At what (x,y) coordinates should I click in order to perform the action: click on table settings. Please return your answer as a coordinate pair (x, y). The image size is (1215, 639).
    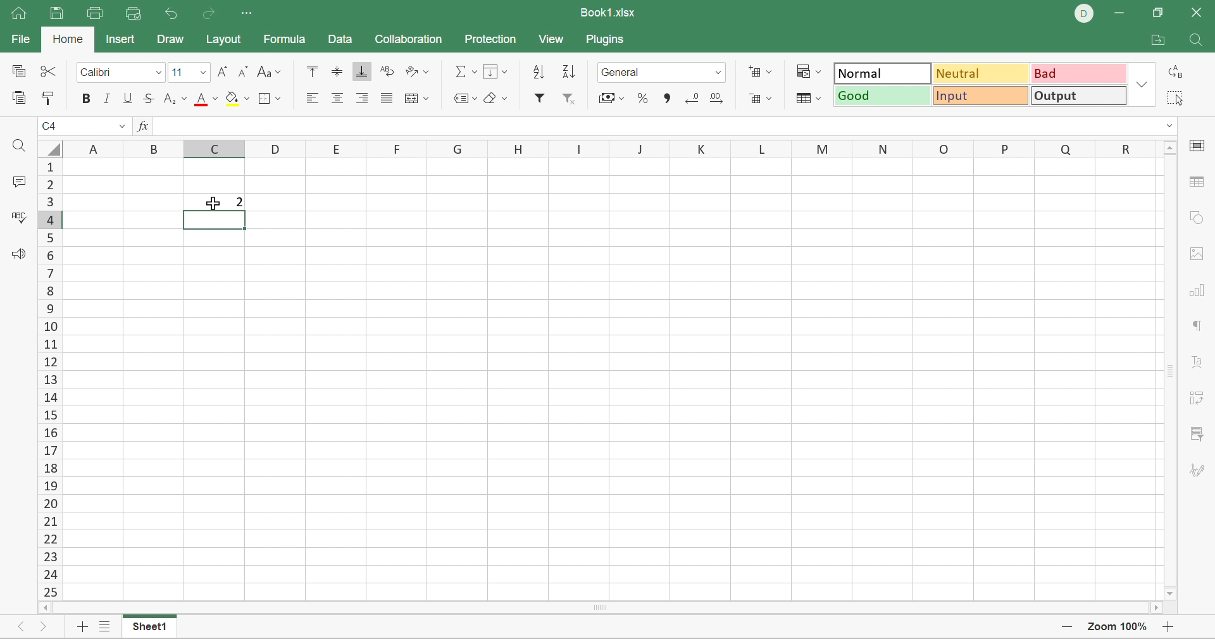
    Looking at the image, I should click on (1197, 182).